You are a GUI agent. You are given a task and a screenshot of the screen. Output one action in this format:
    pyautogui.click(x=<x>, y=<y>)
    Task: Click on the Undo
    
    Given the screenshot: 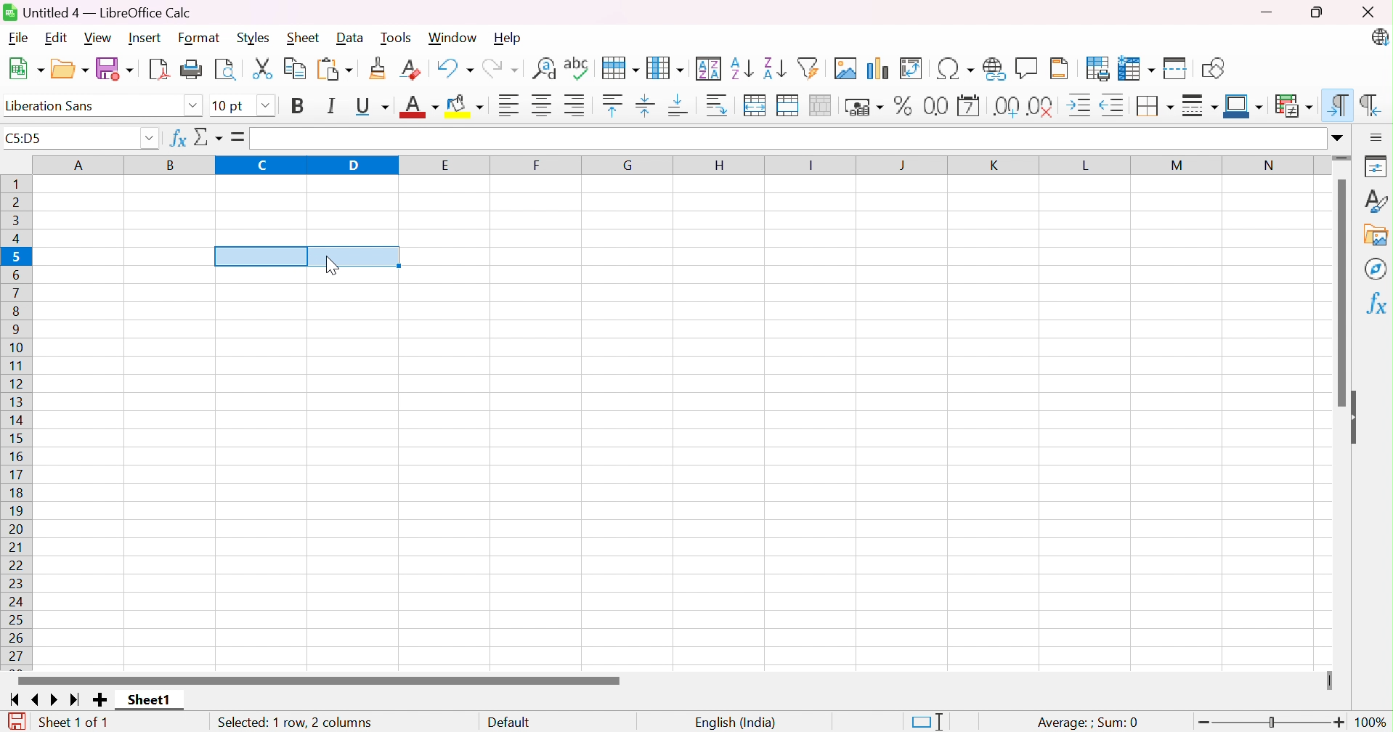 What is the action you would take?
    pyautogui.click(x=455, y=67)
    